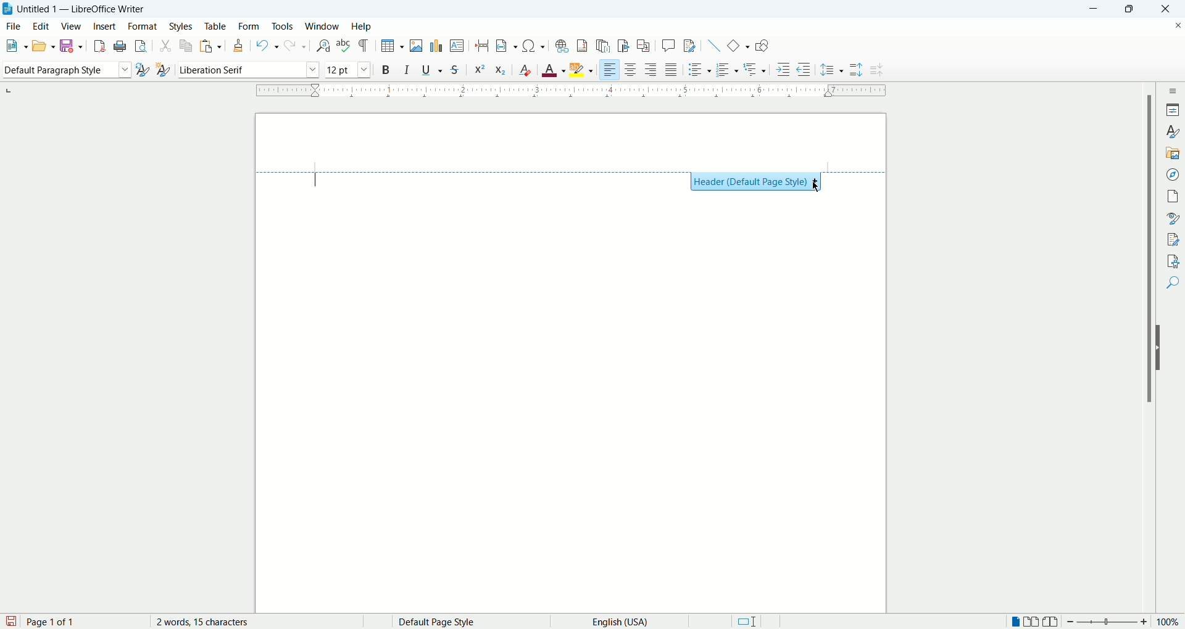  What do you see at coordinates (143, 70) in the screenshot?
I see `update style` at bounding box center [143, 70].